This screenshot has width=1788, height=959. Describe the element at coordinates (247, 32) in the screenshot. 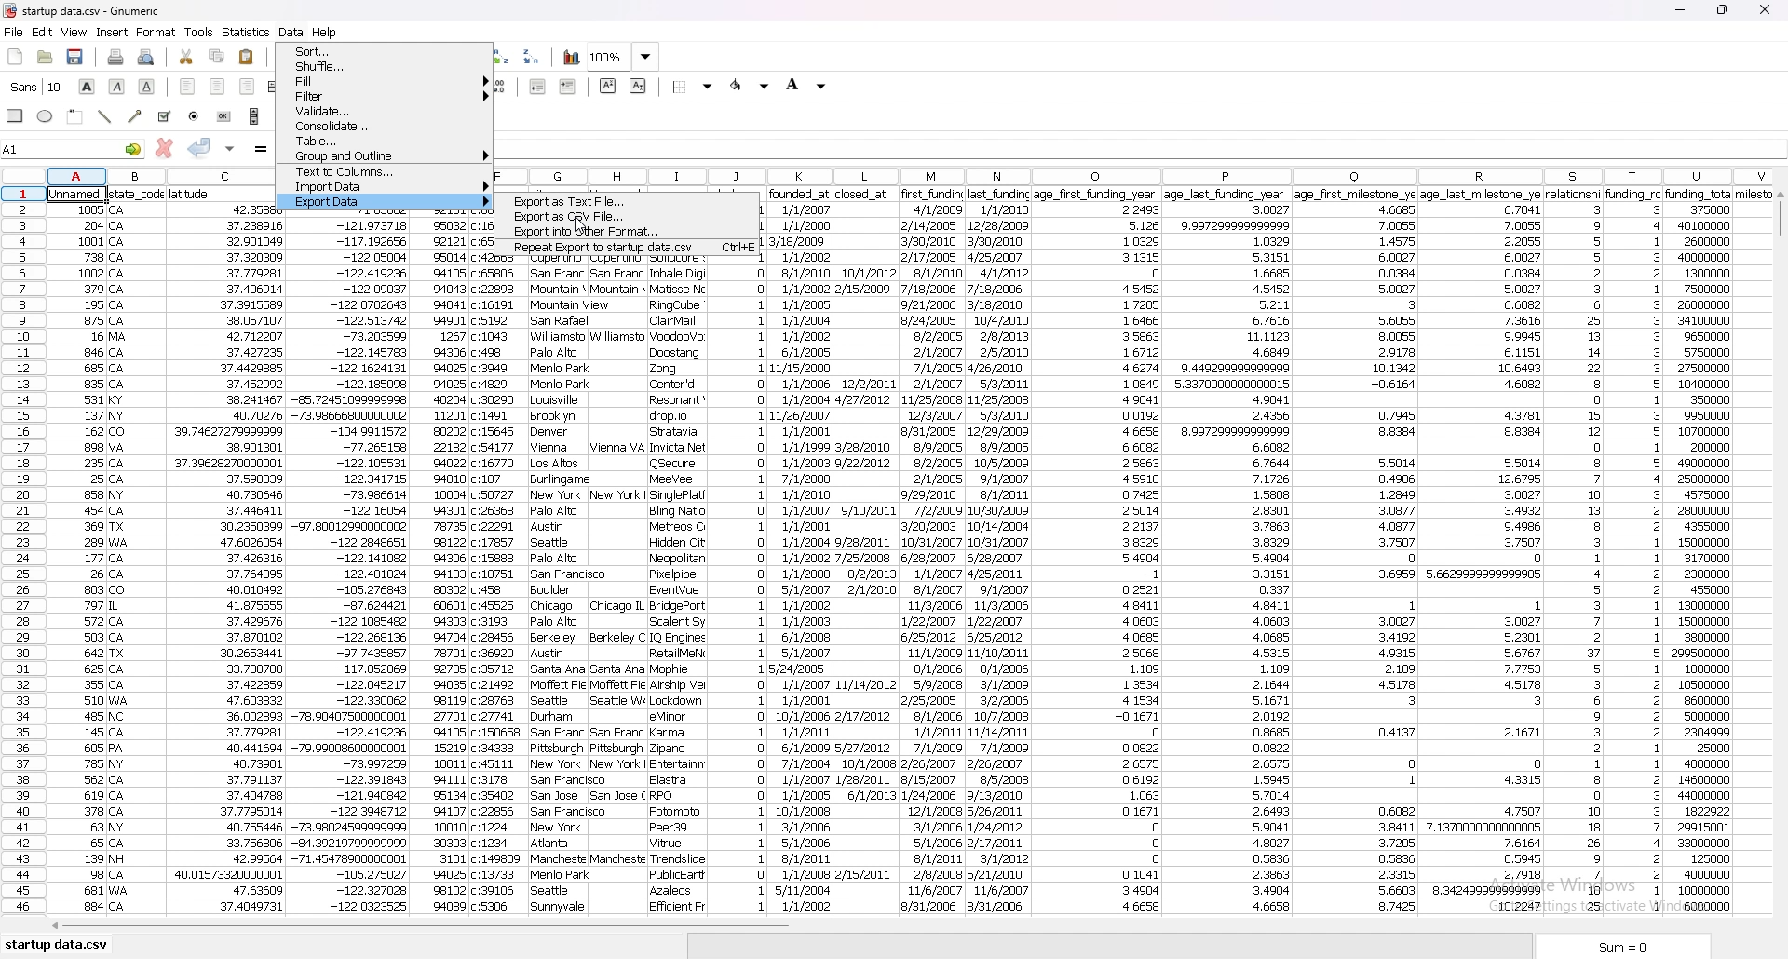

I see `STATISTICS` at that location.